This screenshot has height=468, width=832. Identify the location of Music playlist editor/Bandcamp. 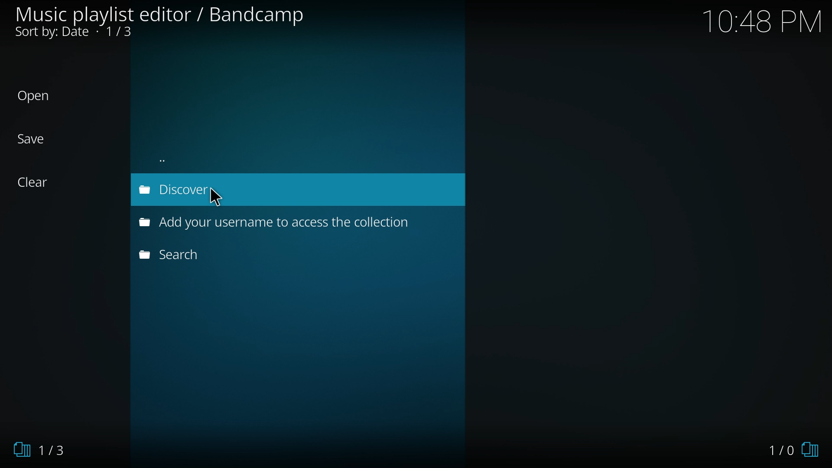
(159, 22).